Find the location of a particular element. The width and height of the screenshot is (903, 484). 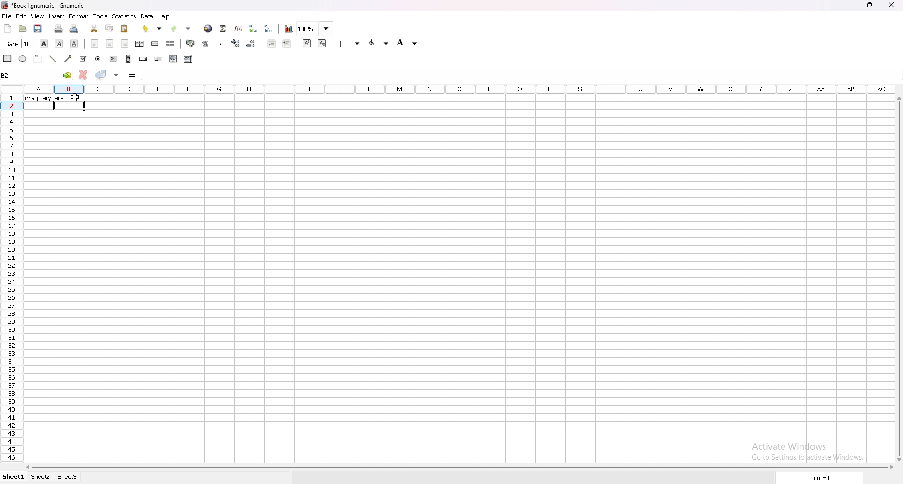

superscript is located at coordinates (307, 43).